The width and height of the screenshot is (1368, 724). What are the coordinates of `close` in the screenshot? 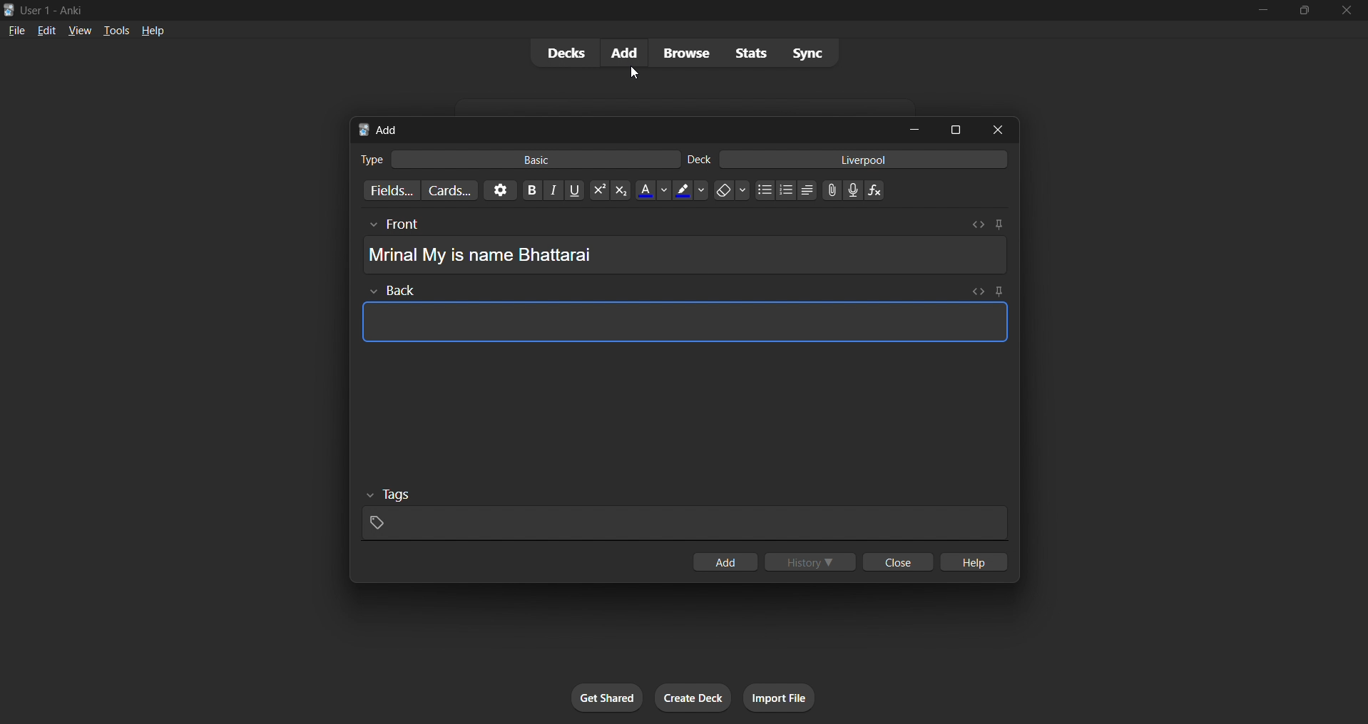 It's located at (994, 128).